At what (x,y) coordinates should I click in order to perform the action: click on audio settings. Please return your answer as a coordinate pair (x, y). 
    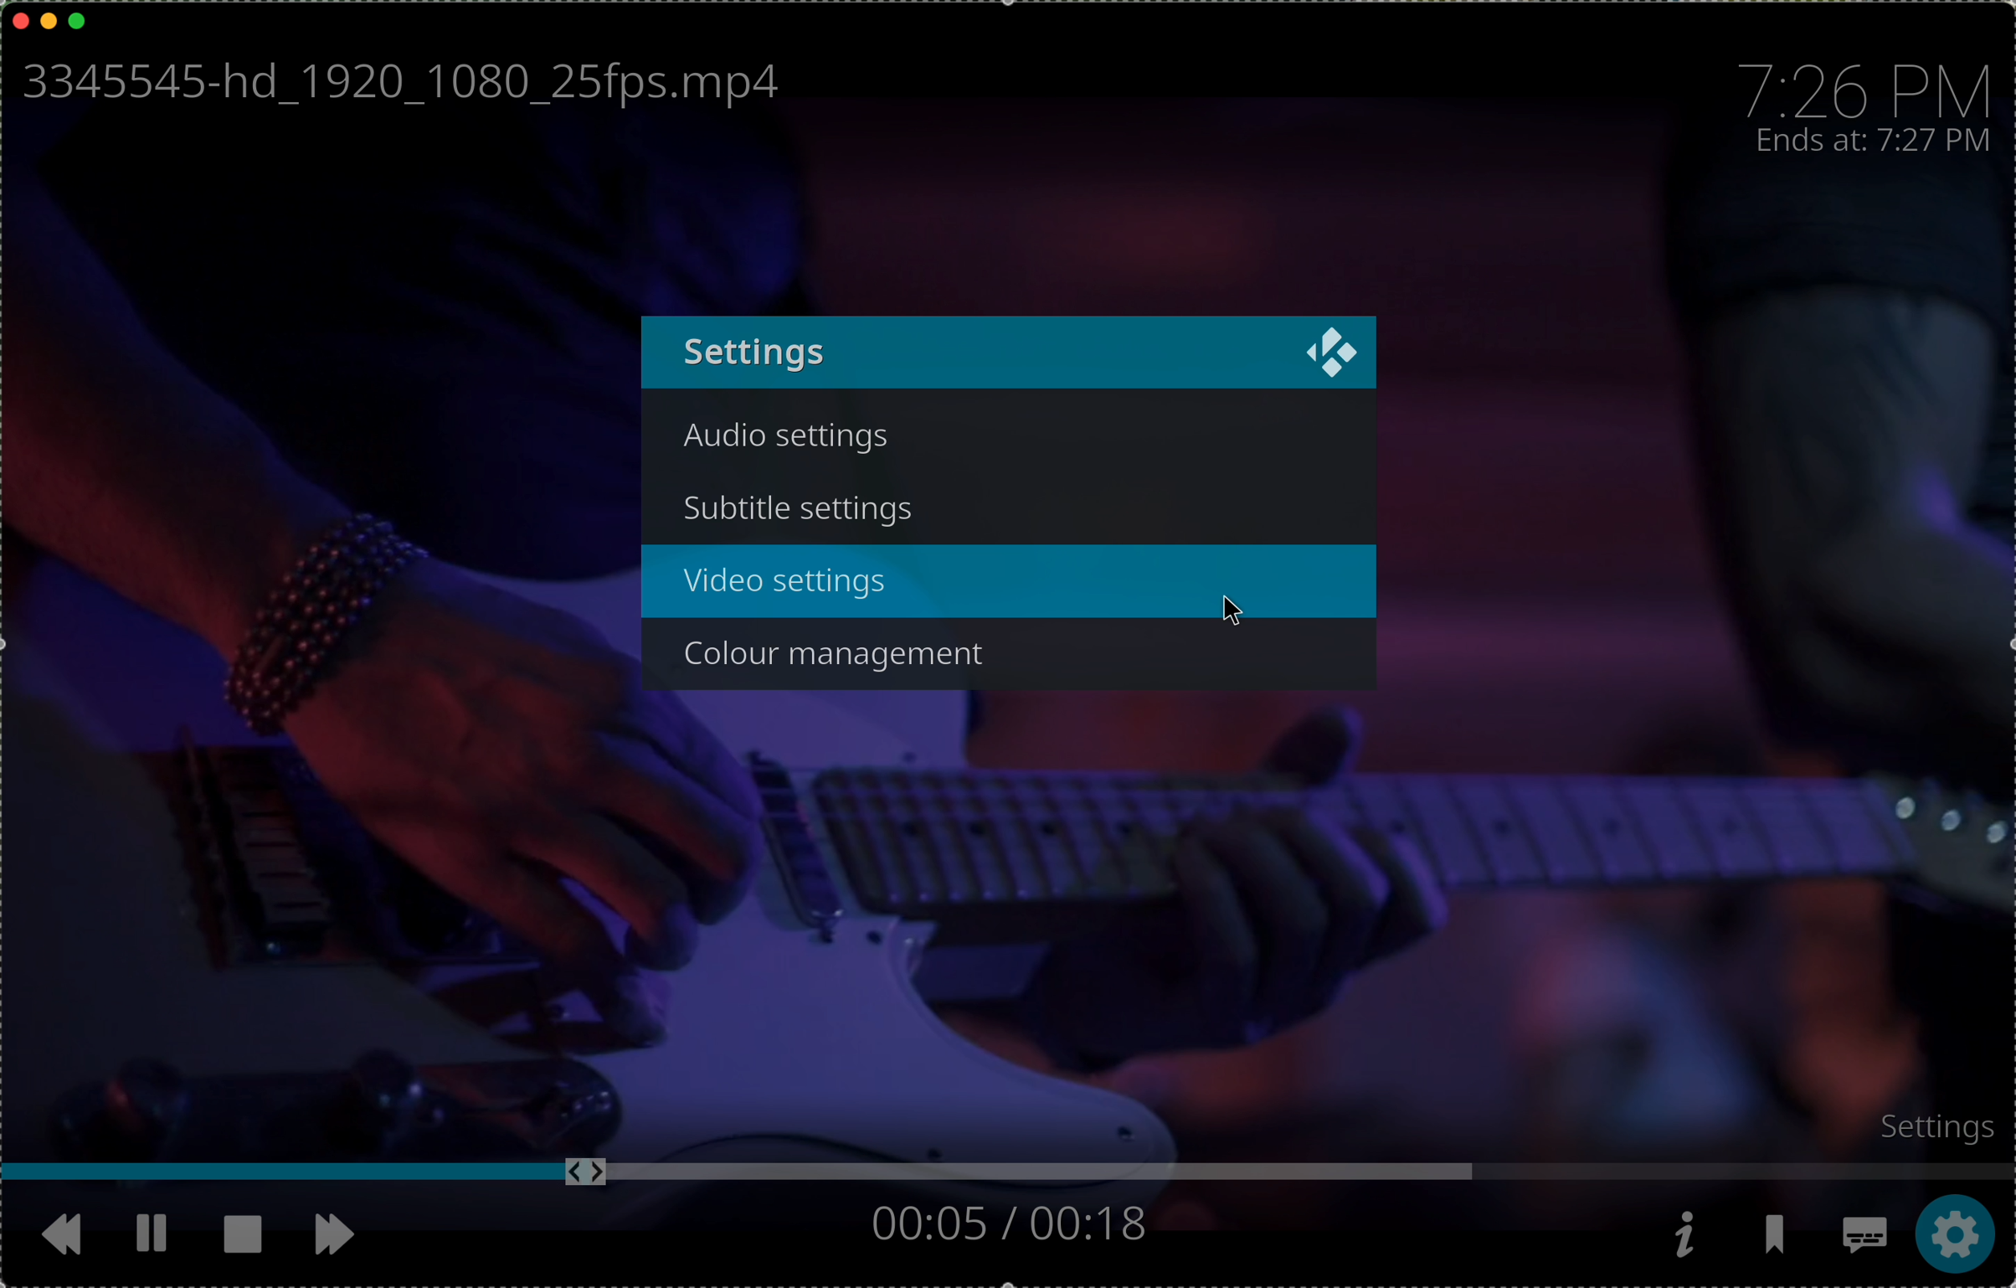
    Looking at the image, I should click on (792, 441).